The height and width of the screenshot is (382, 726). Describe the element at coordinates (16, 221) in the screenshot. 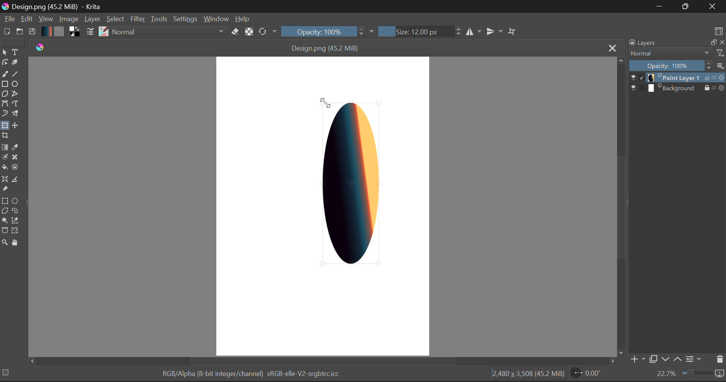

I see `Similar color Selector` at that location.